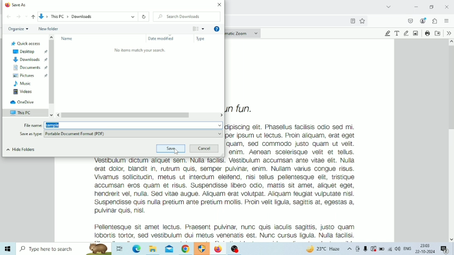  What do you see at coordinates (144, 17) in the screenshot?
I see `Refresh "Downloads"` at bounding box center [144, 17].